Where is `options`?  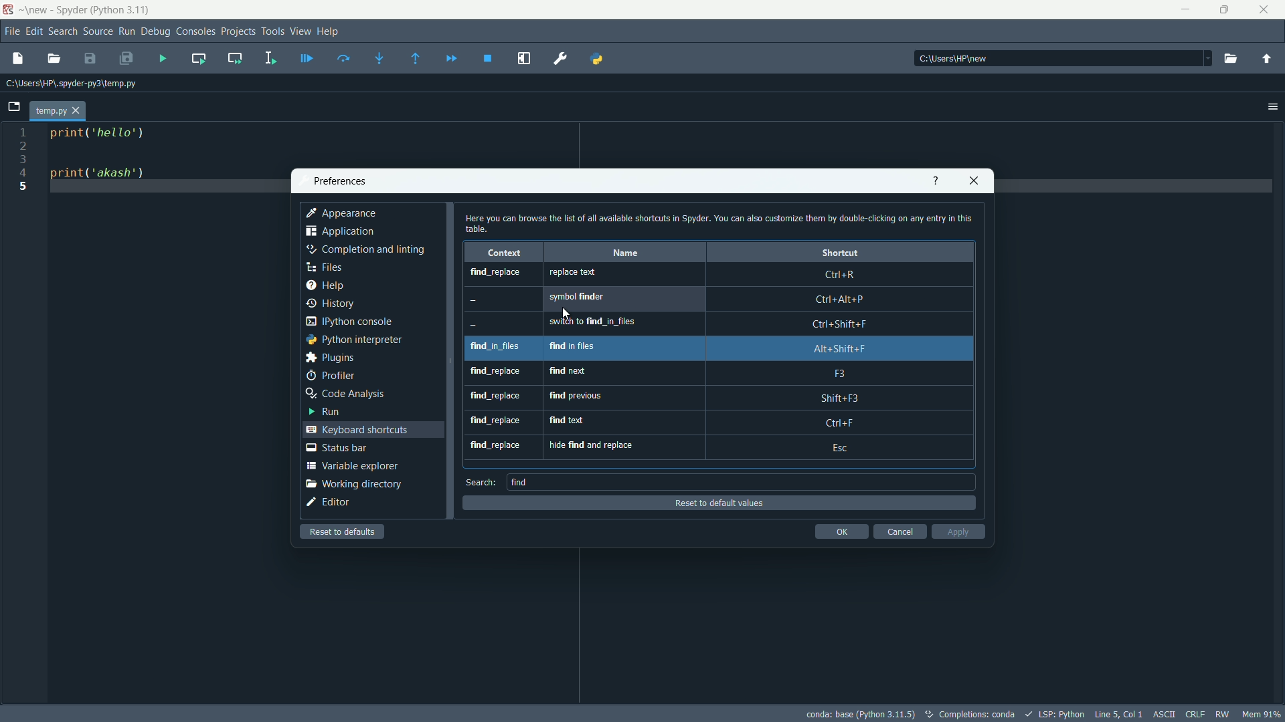 options is located at coordinates (1270, 105).